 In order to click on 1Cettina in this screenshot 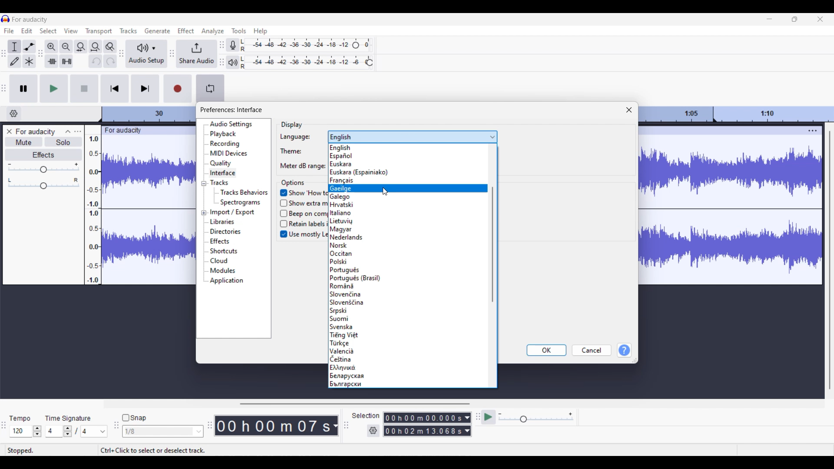, I will do `click(343, 359)`.